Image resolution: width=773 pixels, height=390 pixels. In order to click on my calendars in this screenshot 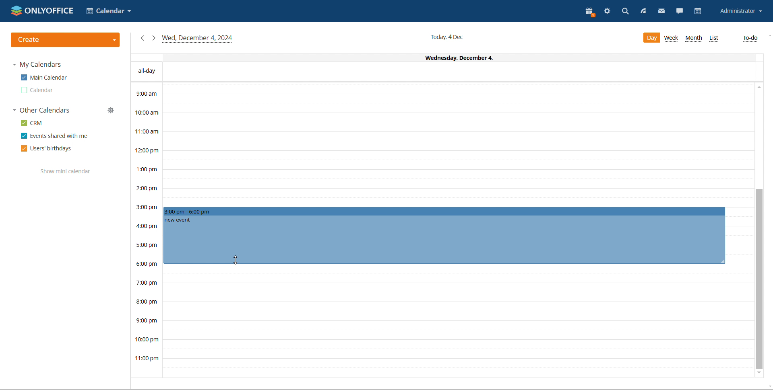, I will do `click(37, 64)`.